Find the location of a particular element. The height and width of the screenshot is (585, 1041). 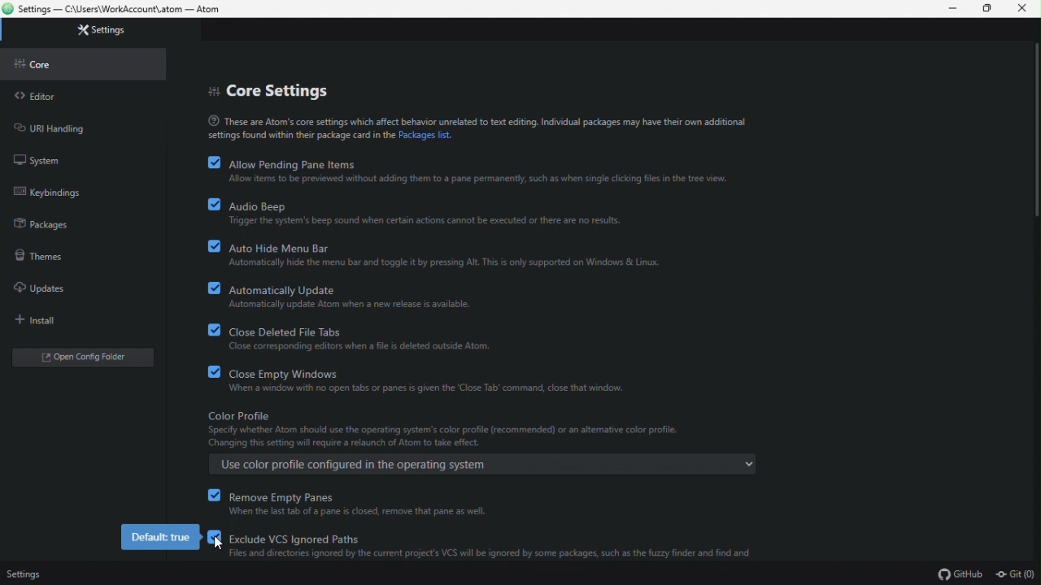

Git (0) is located at coordinates (1013, 574).